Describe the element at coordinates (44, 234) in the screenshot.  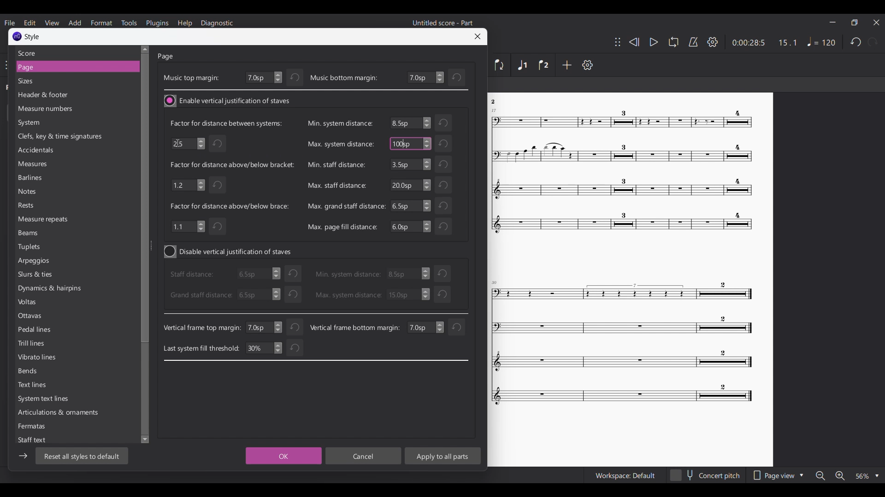
I see `Beams` at that location.